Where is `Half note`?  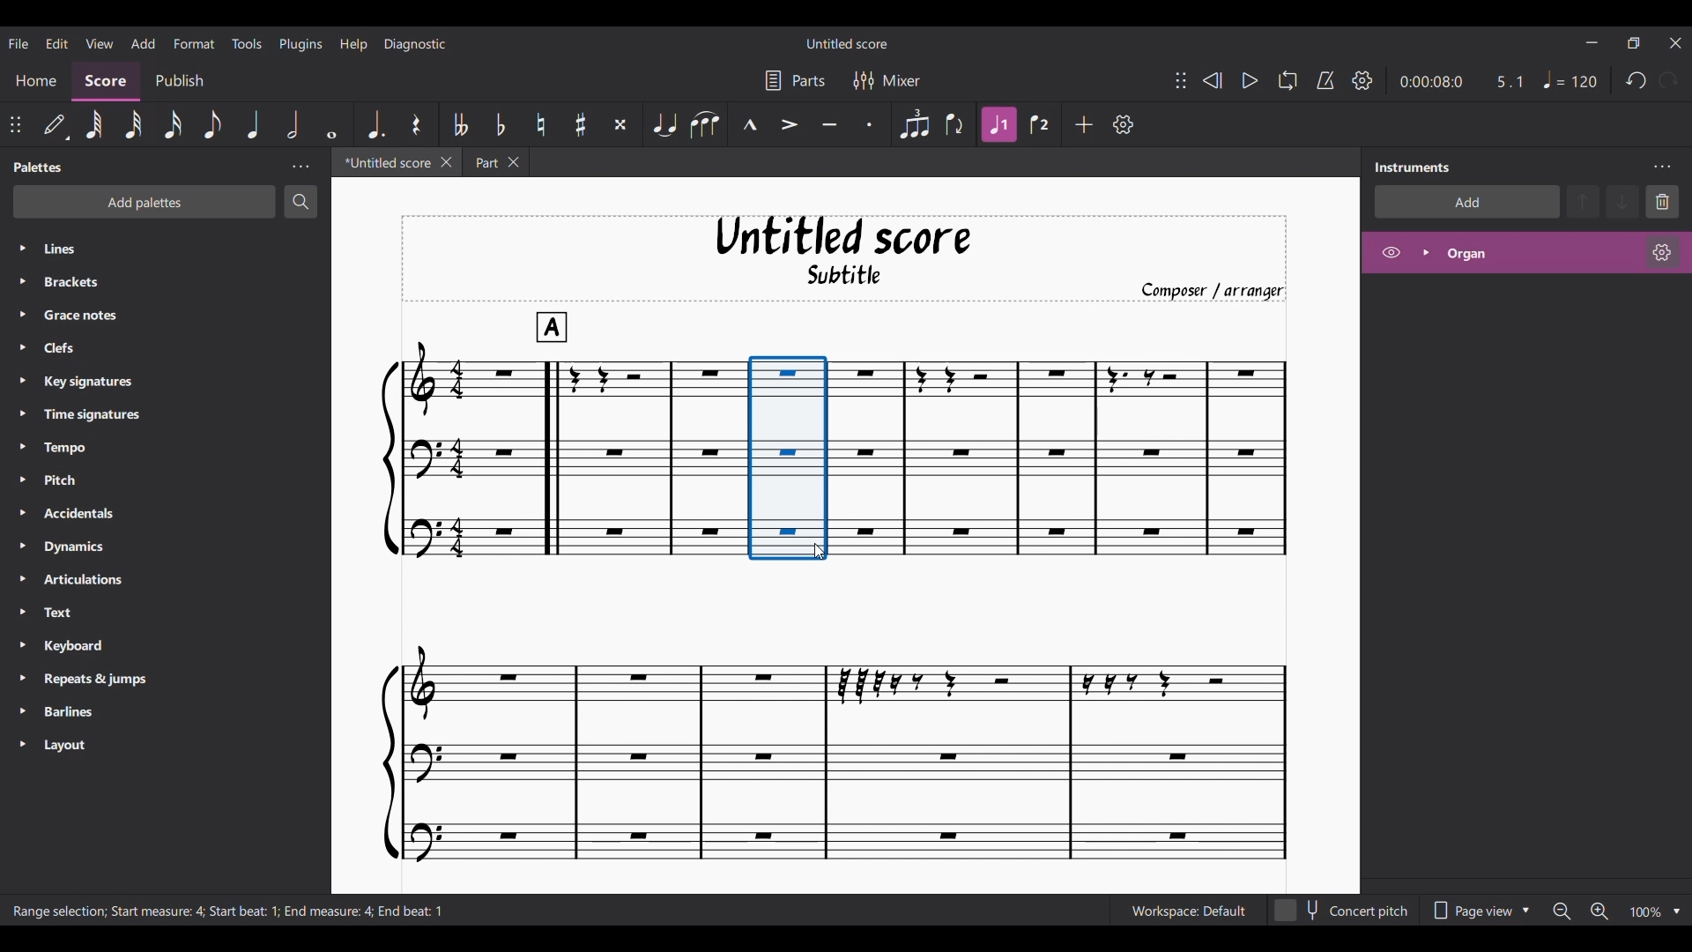
Half note is located at coordinates (293, 124).